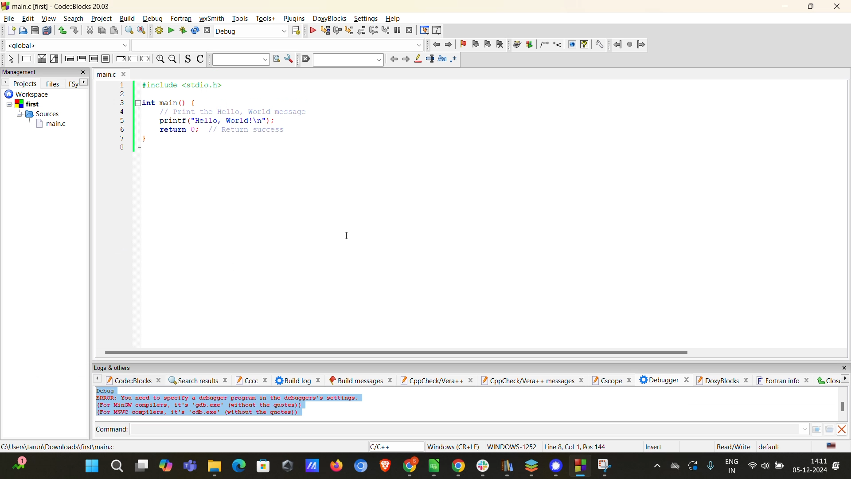 Image resolution: width=851 pixels, height=479 pixels. Describe the element at coordinates (476, 45) in the screenshot. I see `previous bookmark` at that location.